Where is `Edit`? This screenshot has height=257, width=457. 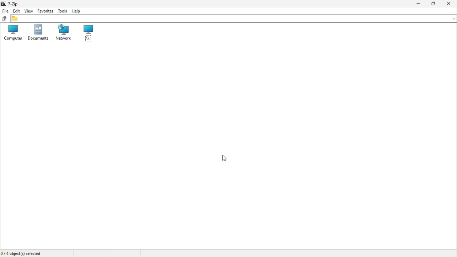
Edit is located at coordinates (16, 11).